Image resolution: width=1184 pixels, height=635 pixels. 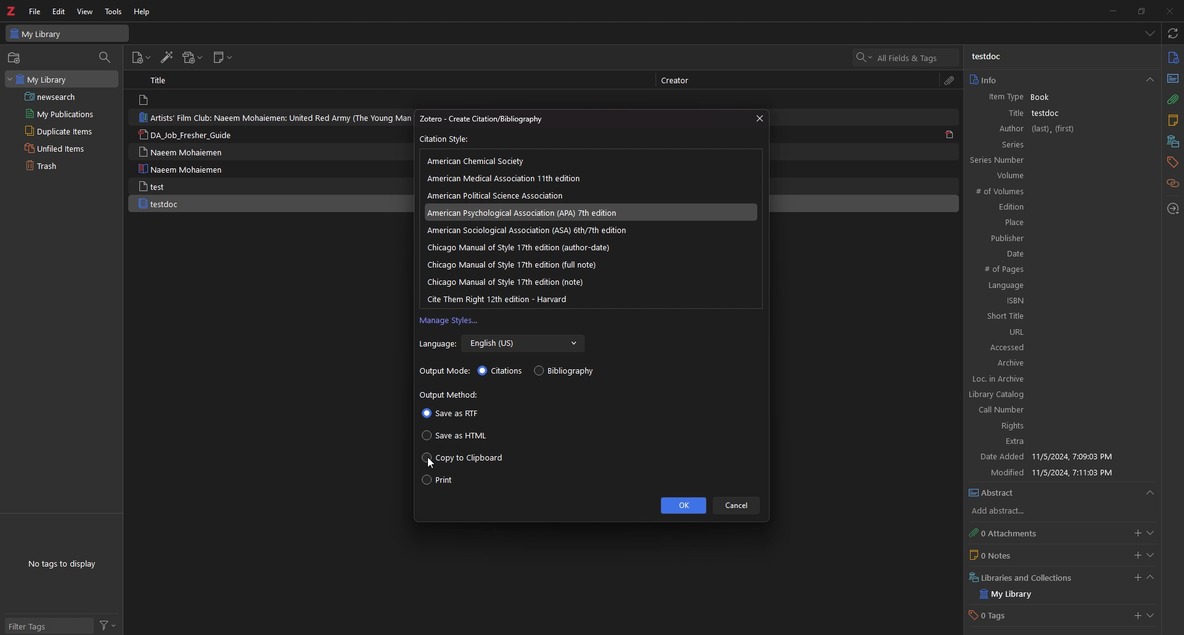 I want to click on print, so click(x=438, y=481).